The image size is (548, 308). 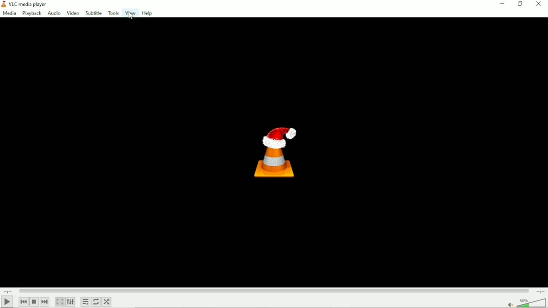 What do you see at coordinates (525, 302) in the screenshot?
I see `Volume` at bounding box center [525, 302].